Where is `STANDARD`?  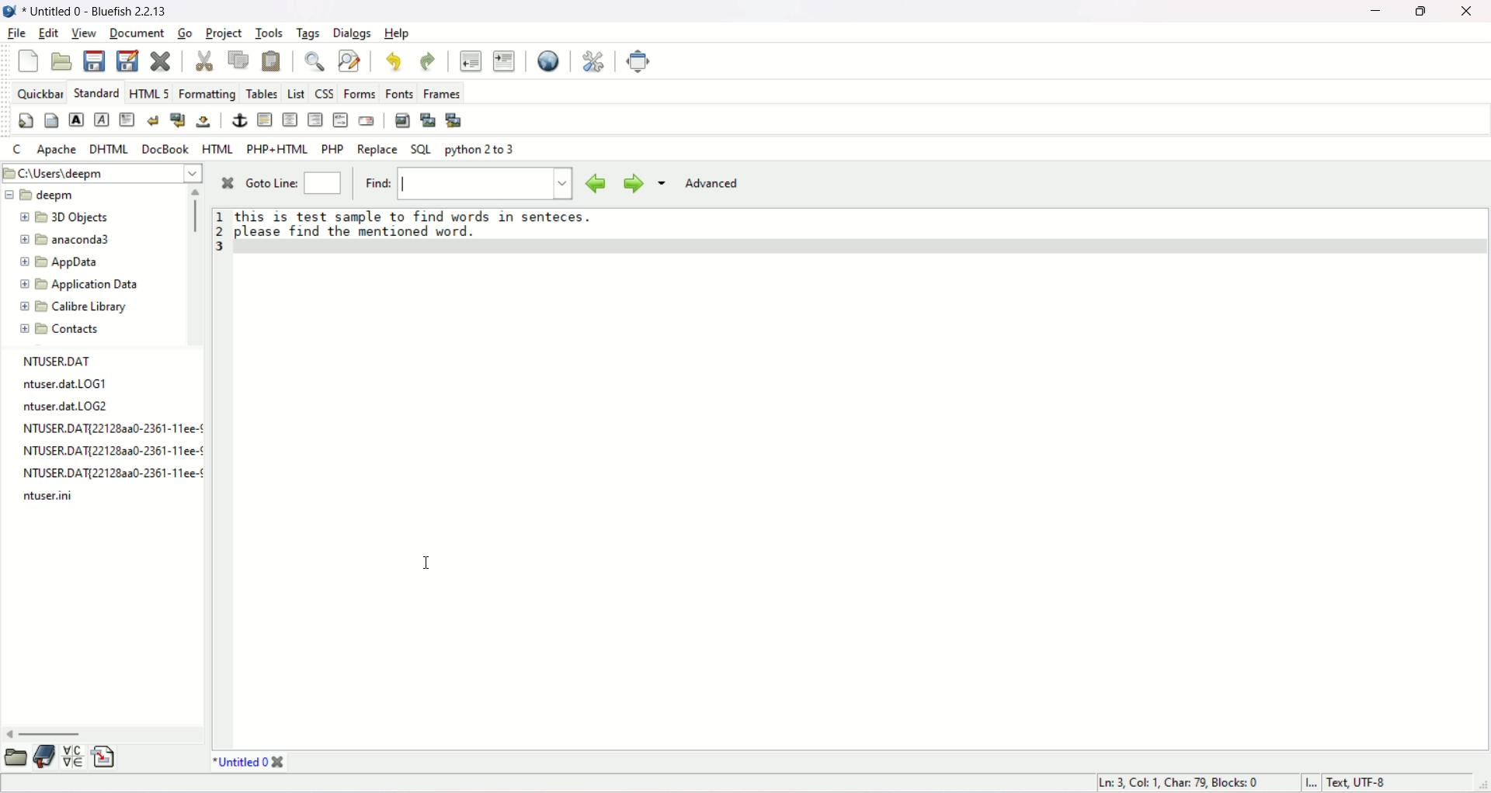
STANDARD is located at coordinates (98, 93).